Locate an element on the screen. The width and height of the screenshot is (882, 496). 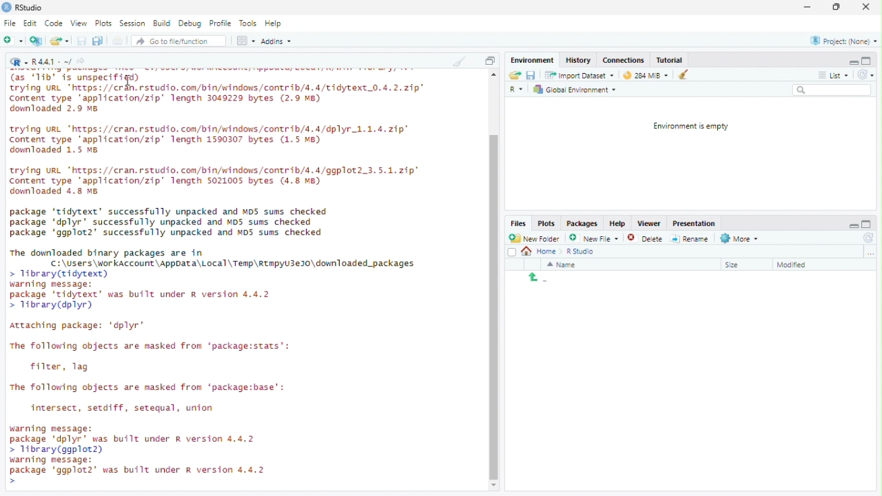
Presentation is located at coordinates (694, 224).